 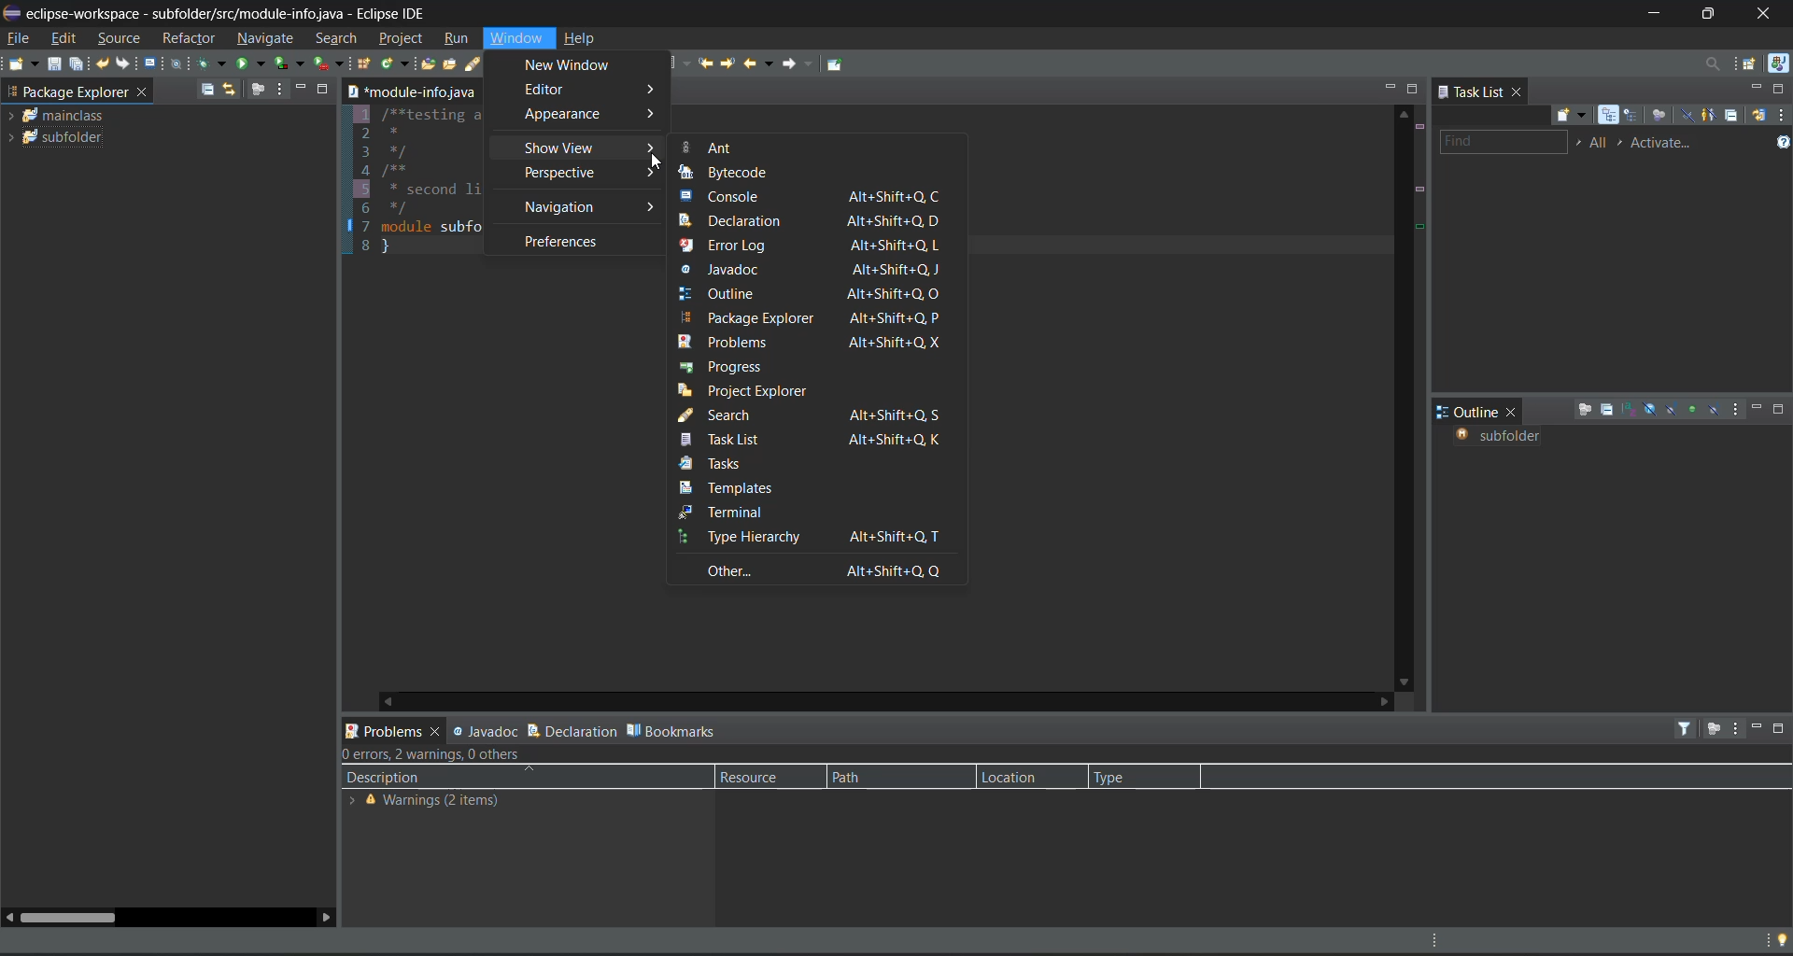 I want to click on location, so click(x=1024, y=776).